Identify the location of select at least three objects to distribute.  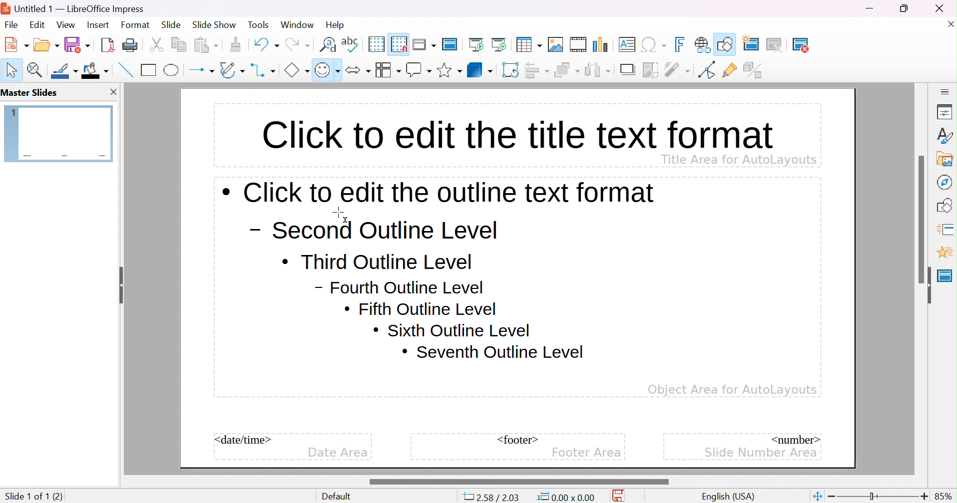
(598, 69).